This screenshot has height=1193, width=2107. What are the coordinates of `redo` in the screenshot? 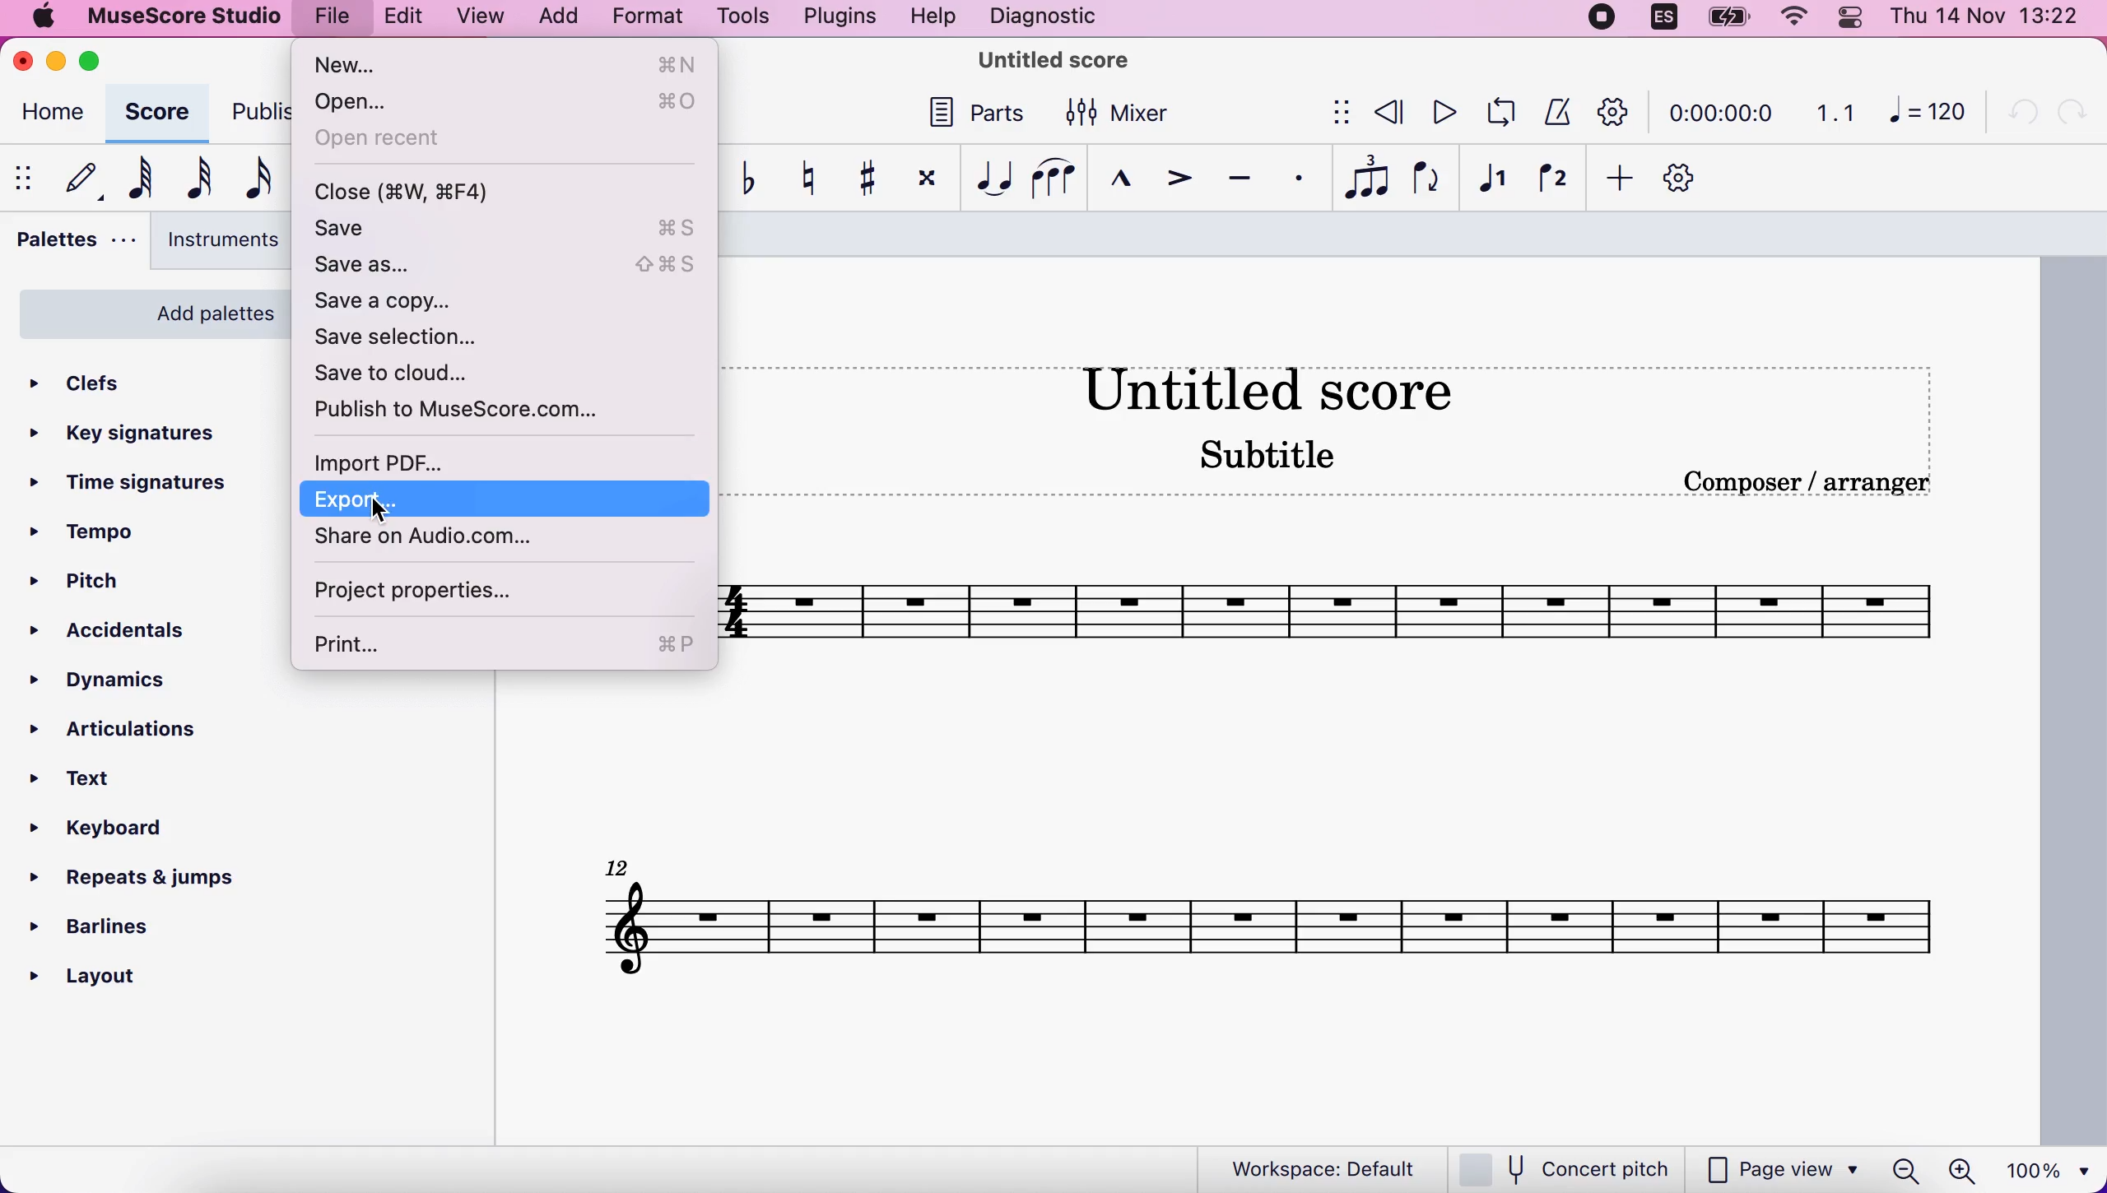 It's located at (2072, 117).